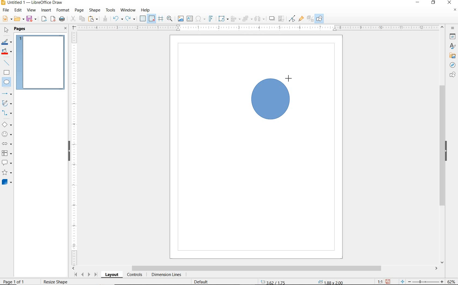  I want to click on ELLIPSE TOOL, so click(252, 121).